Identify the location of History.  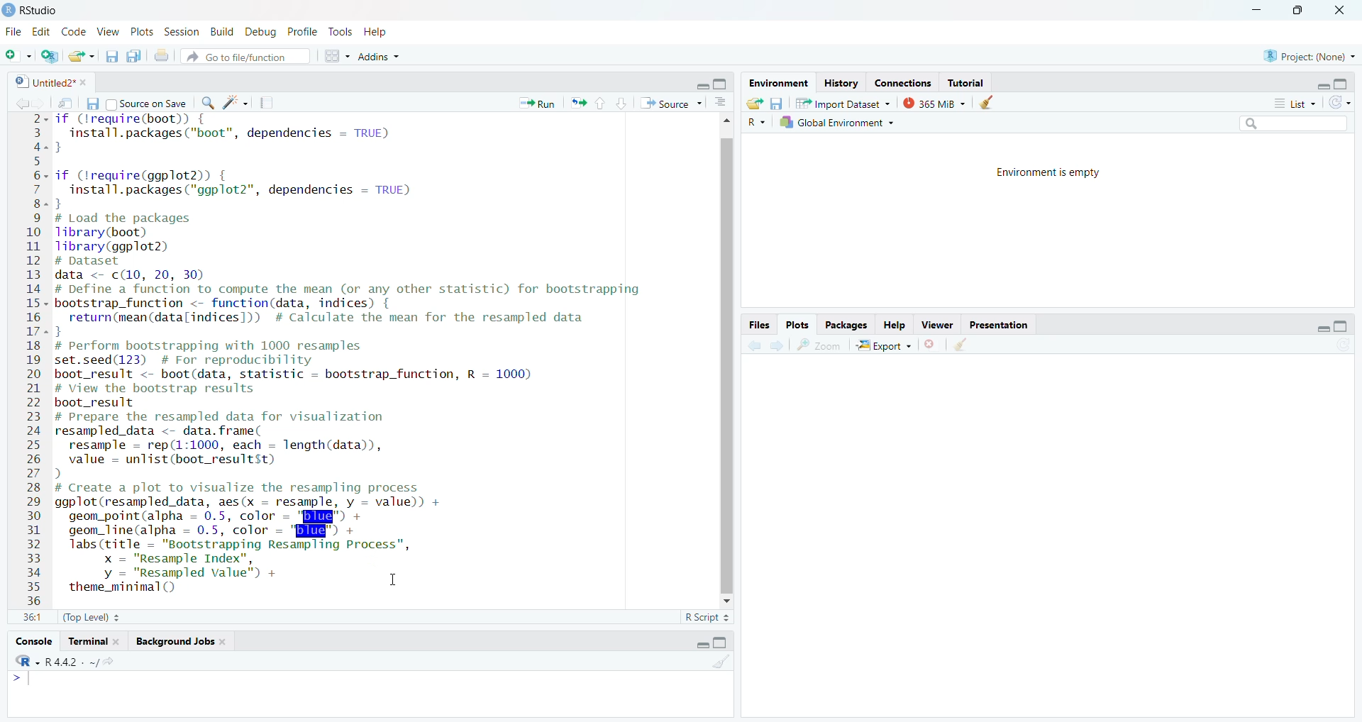
(840, 83).